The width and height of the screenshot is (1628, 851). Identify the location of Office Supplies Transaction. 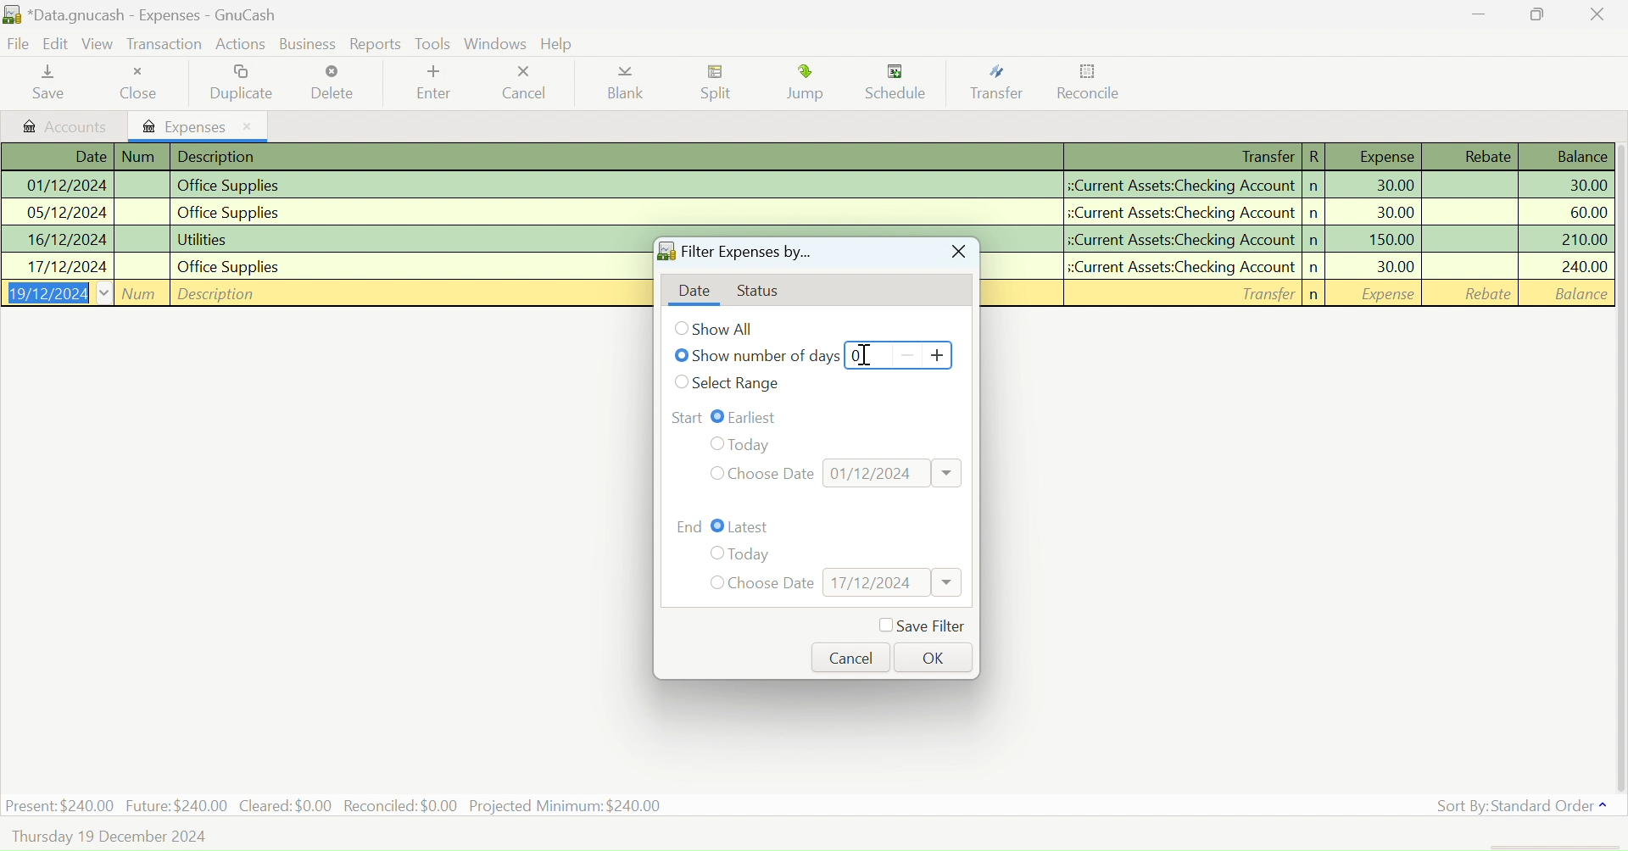
(1307, 266).